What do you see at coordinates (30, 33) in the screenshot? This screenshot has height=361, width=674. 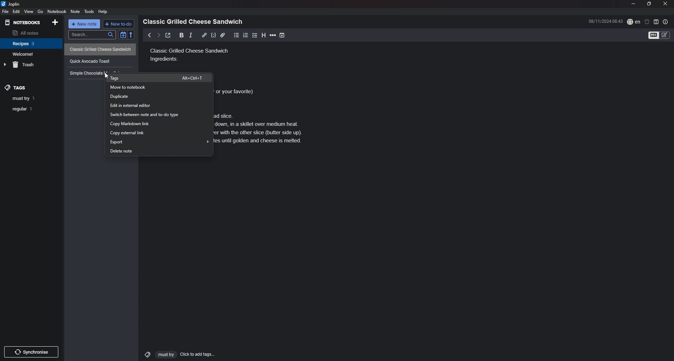 I see `all notes` at bounding box center [30, 33].